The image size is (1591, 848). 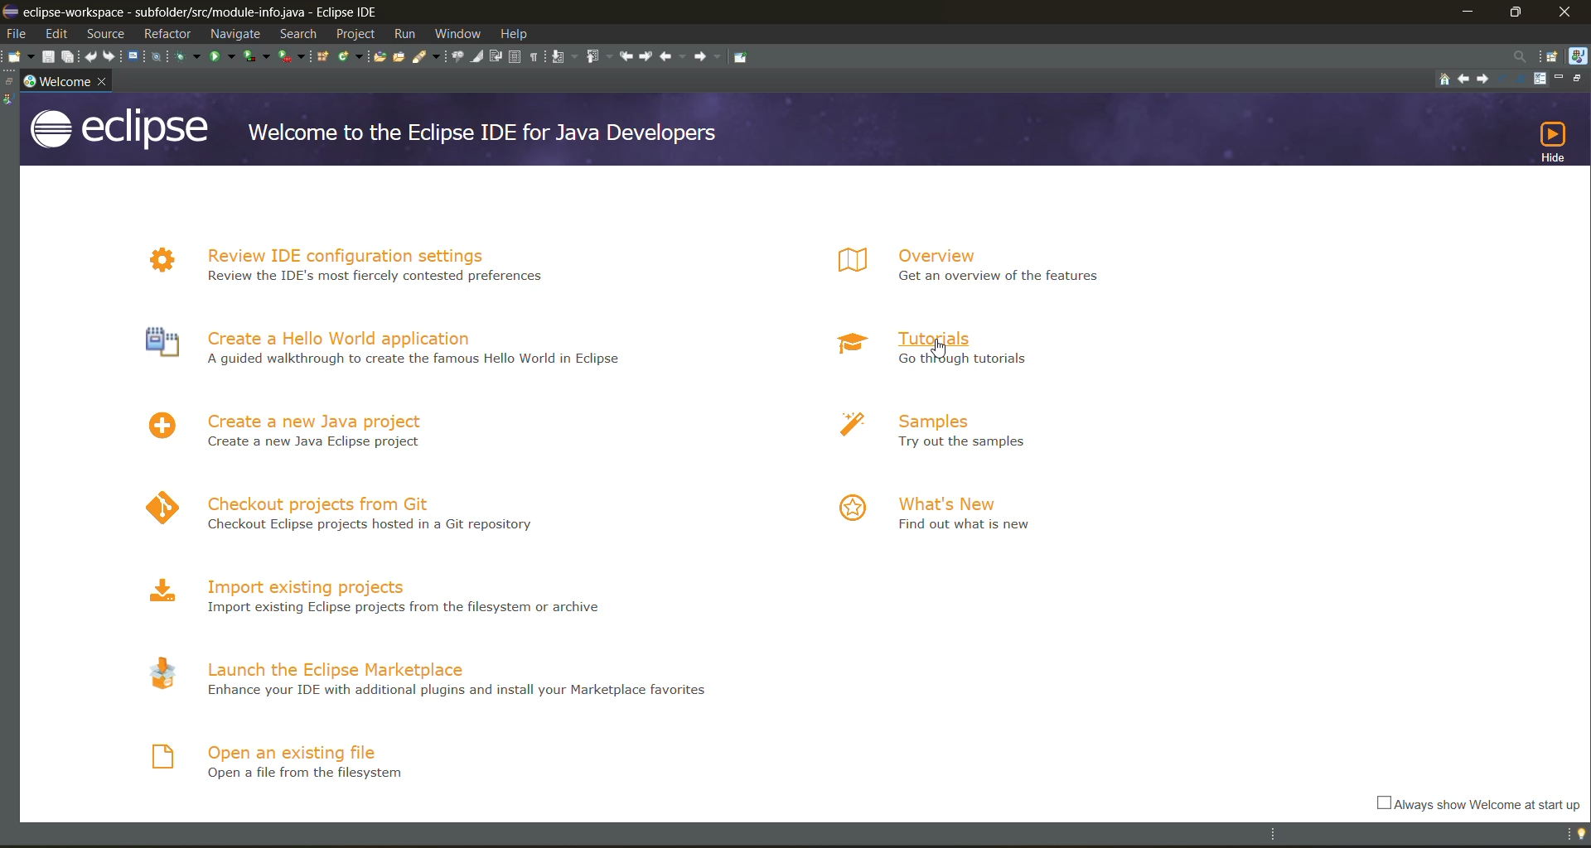 I want to click on open task, so click(x=400, y=55).